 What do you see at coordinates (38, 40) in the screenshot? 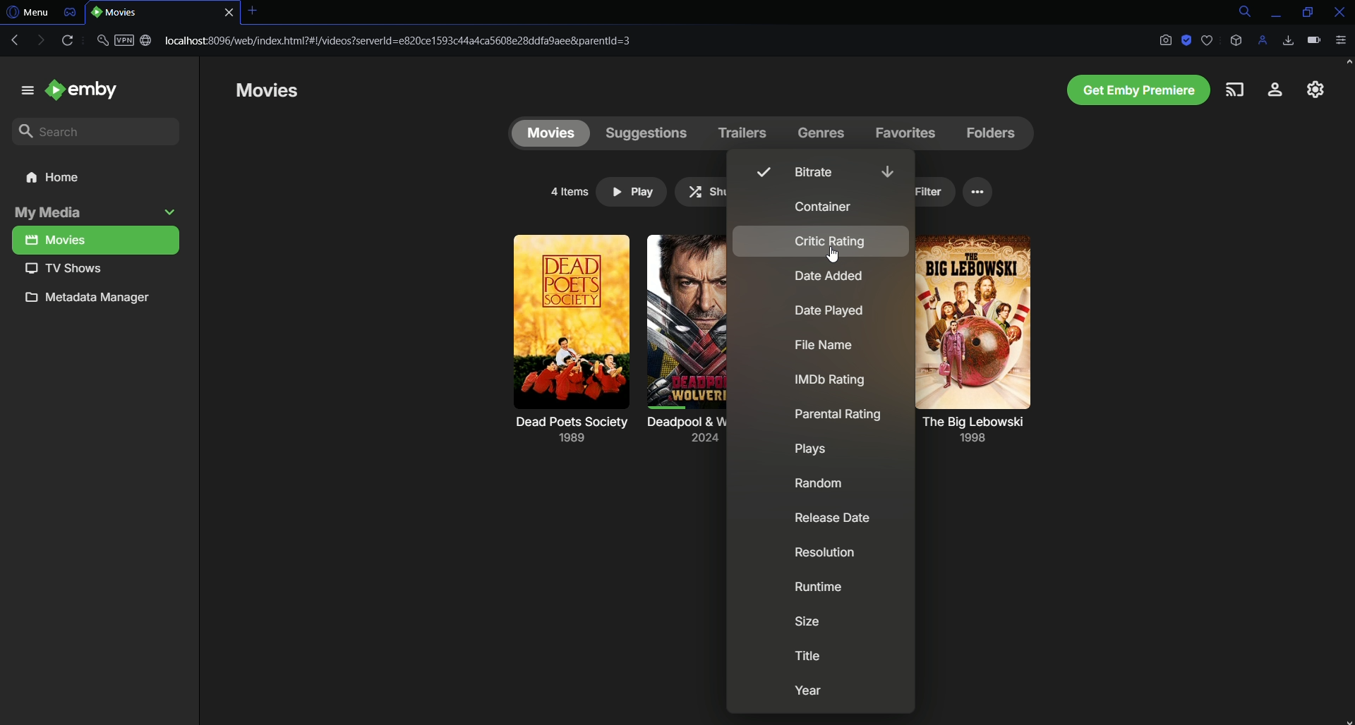
I see `Forward` at bounding box center [38, 40].